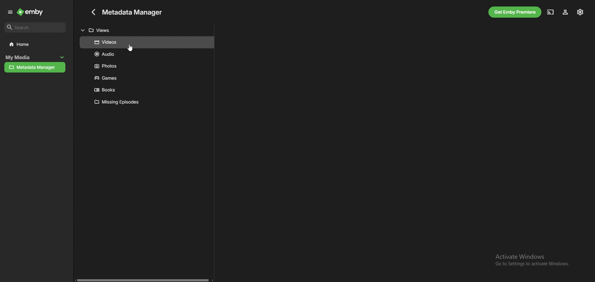 The image size is (595, 282). Describe the element at coordinates (580, 12) in the screenshot. I see `settings` at that location.